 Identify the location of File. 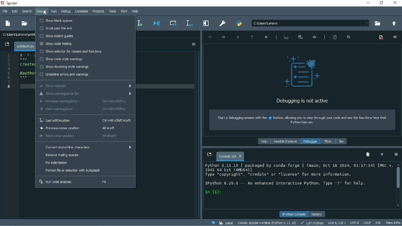
(5, 11).